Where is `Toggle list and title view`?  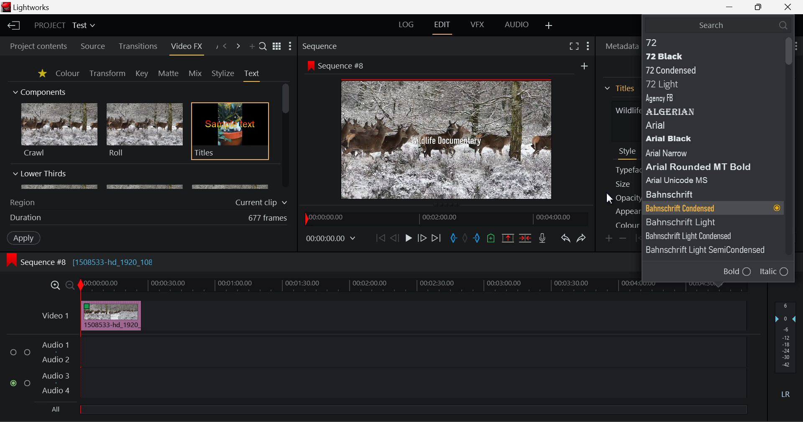
Toggle list and title view is located at coordinates (278, 46).